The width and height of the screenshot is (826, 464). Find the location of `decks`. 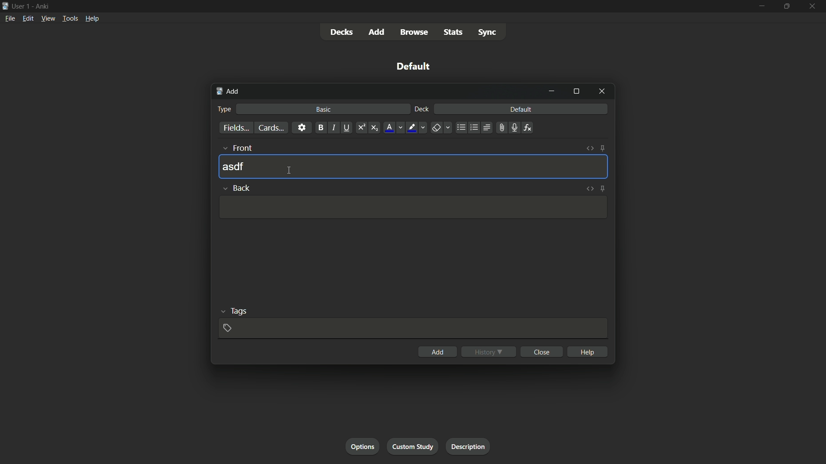

decks is located at coordinates (342, 31).